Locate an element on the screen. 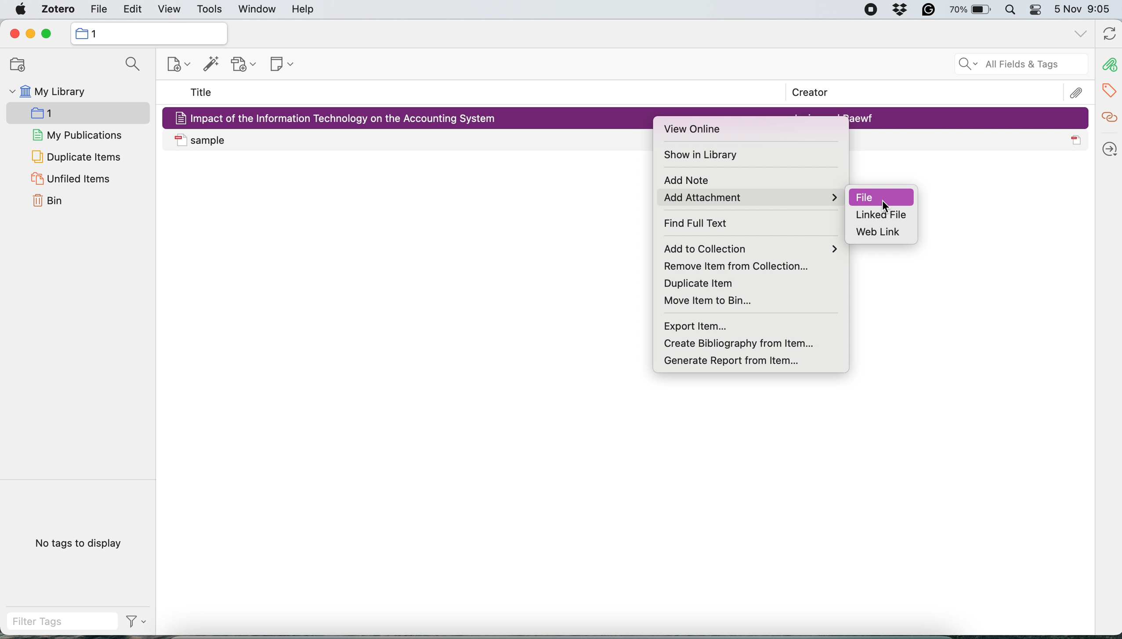 The height and width of the screenshot is (639, 1122). battery is located at coordinates (967, 9).